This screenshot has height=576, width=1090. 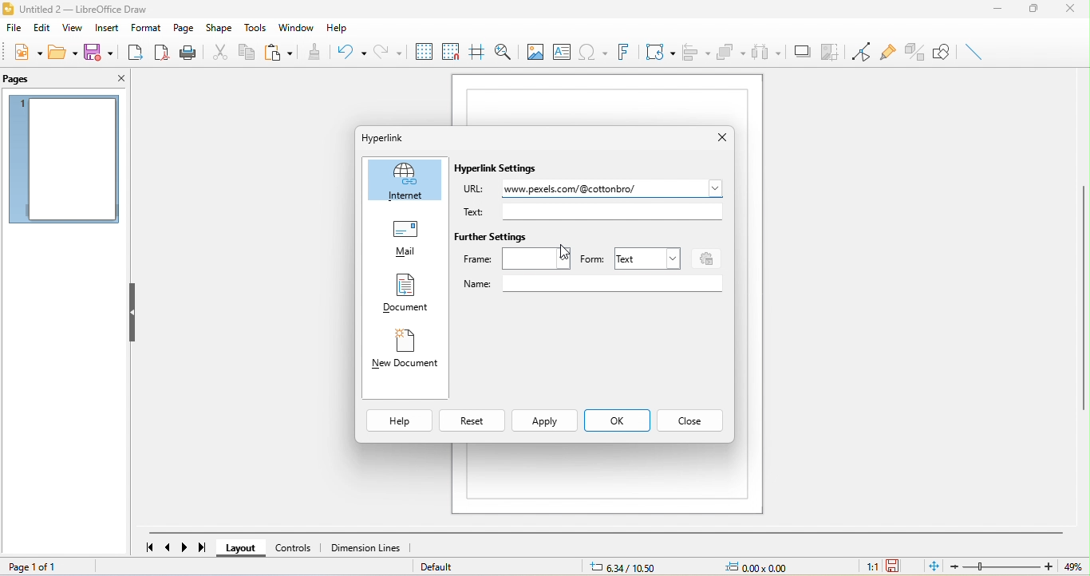 What do you see at coordinates (148, 28) in the screenshot?
I see `format` at bounding box center [148, 28].